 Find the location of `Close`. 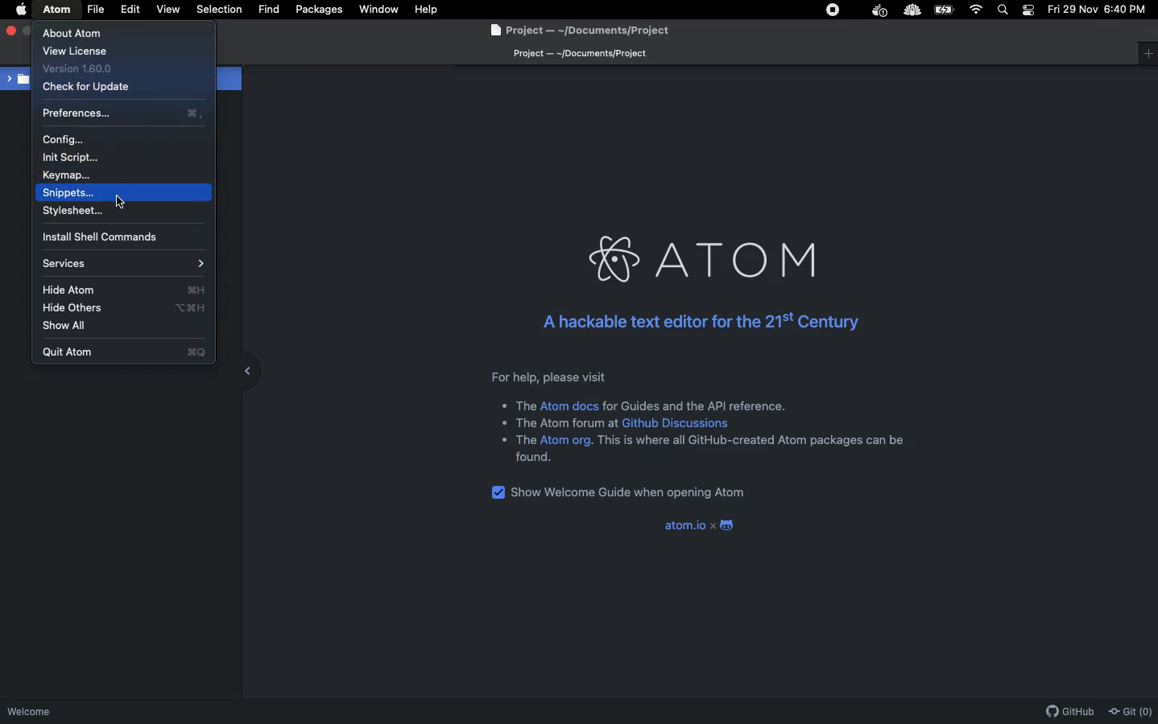

Close is located at coordinates (13, 30).